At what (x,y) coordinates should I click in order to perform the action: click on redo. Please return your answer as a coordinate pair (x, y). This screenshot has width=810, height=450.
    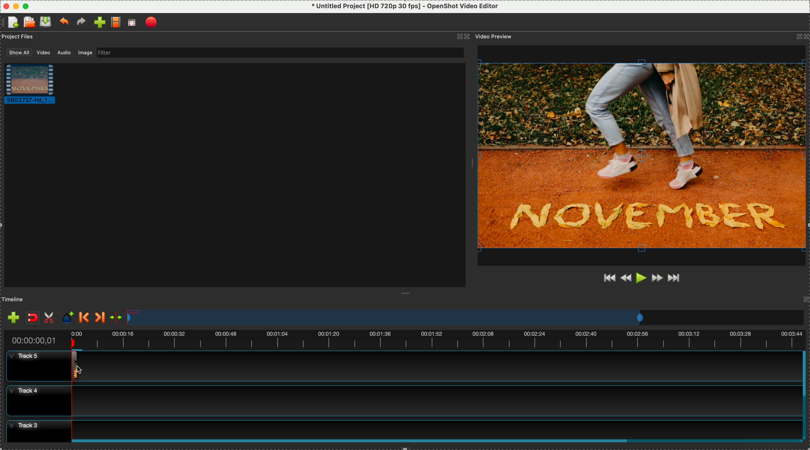
    Looking at the image, I should click on (81, 22).